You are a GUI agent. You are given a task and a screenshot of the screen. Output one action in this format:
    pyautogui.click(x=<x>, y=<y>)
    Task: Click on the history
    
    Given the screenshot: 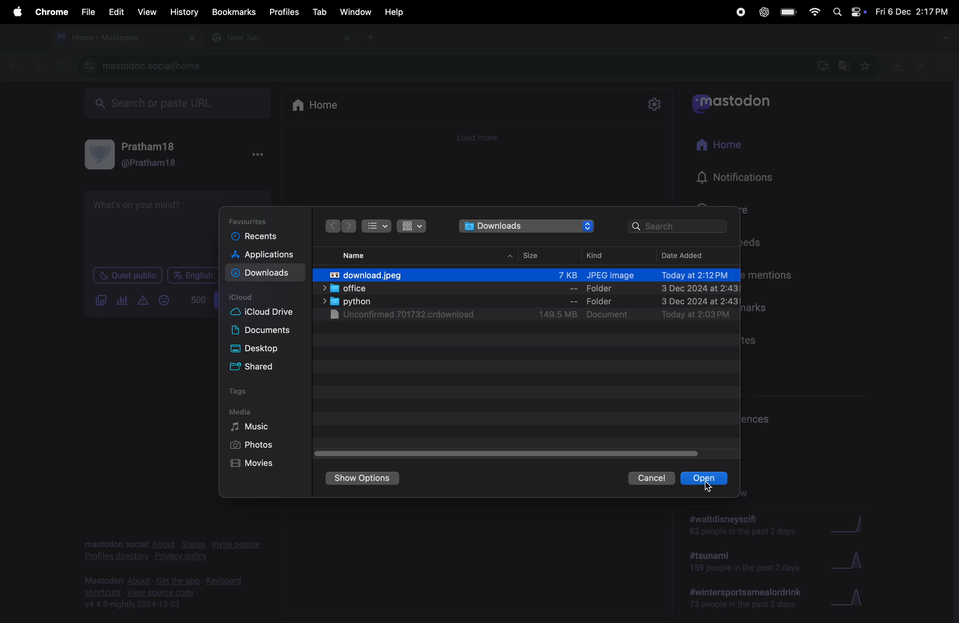 What is the action you would take?
    pyautogui.click(x=183, y=12)
    